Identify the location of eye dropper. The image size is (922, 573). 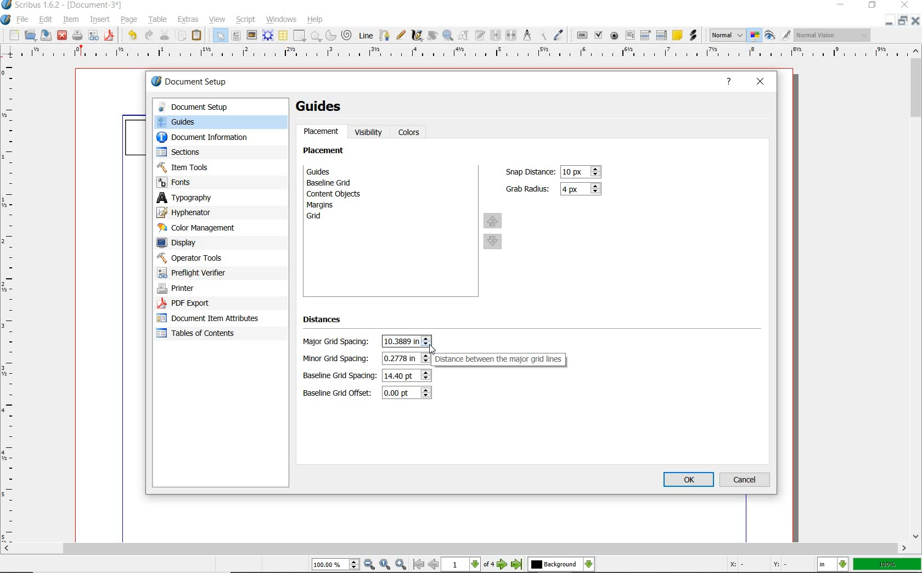
(560, 34).